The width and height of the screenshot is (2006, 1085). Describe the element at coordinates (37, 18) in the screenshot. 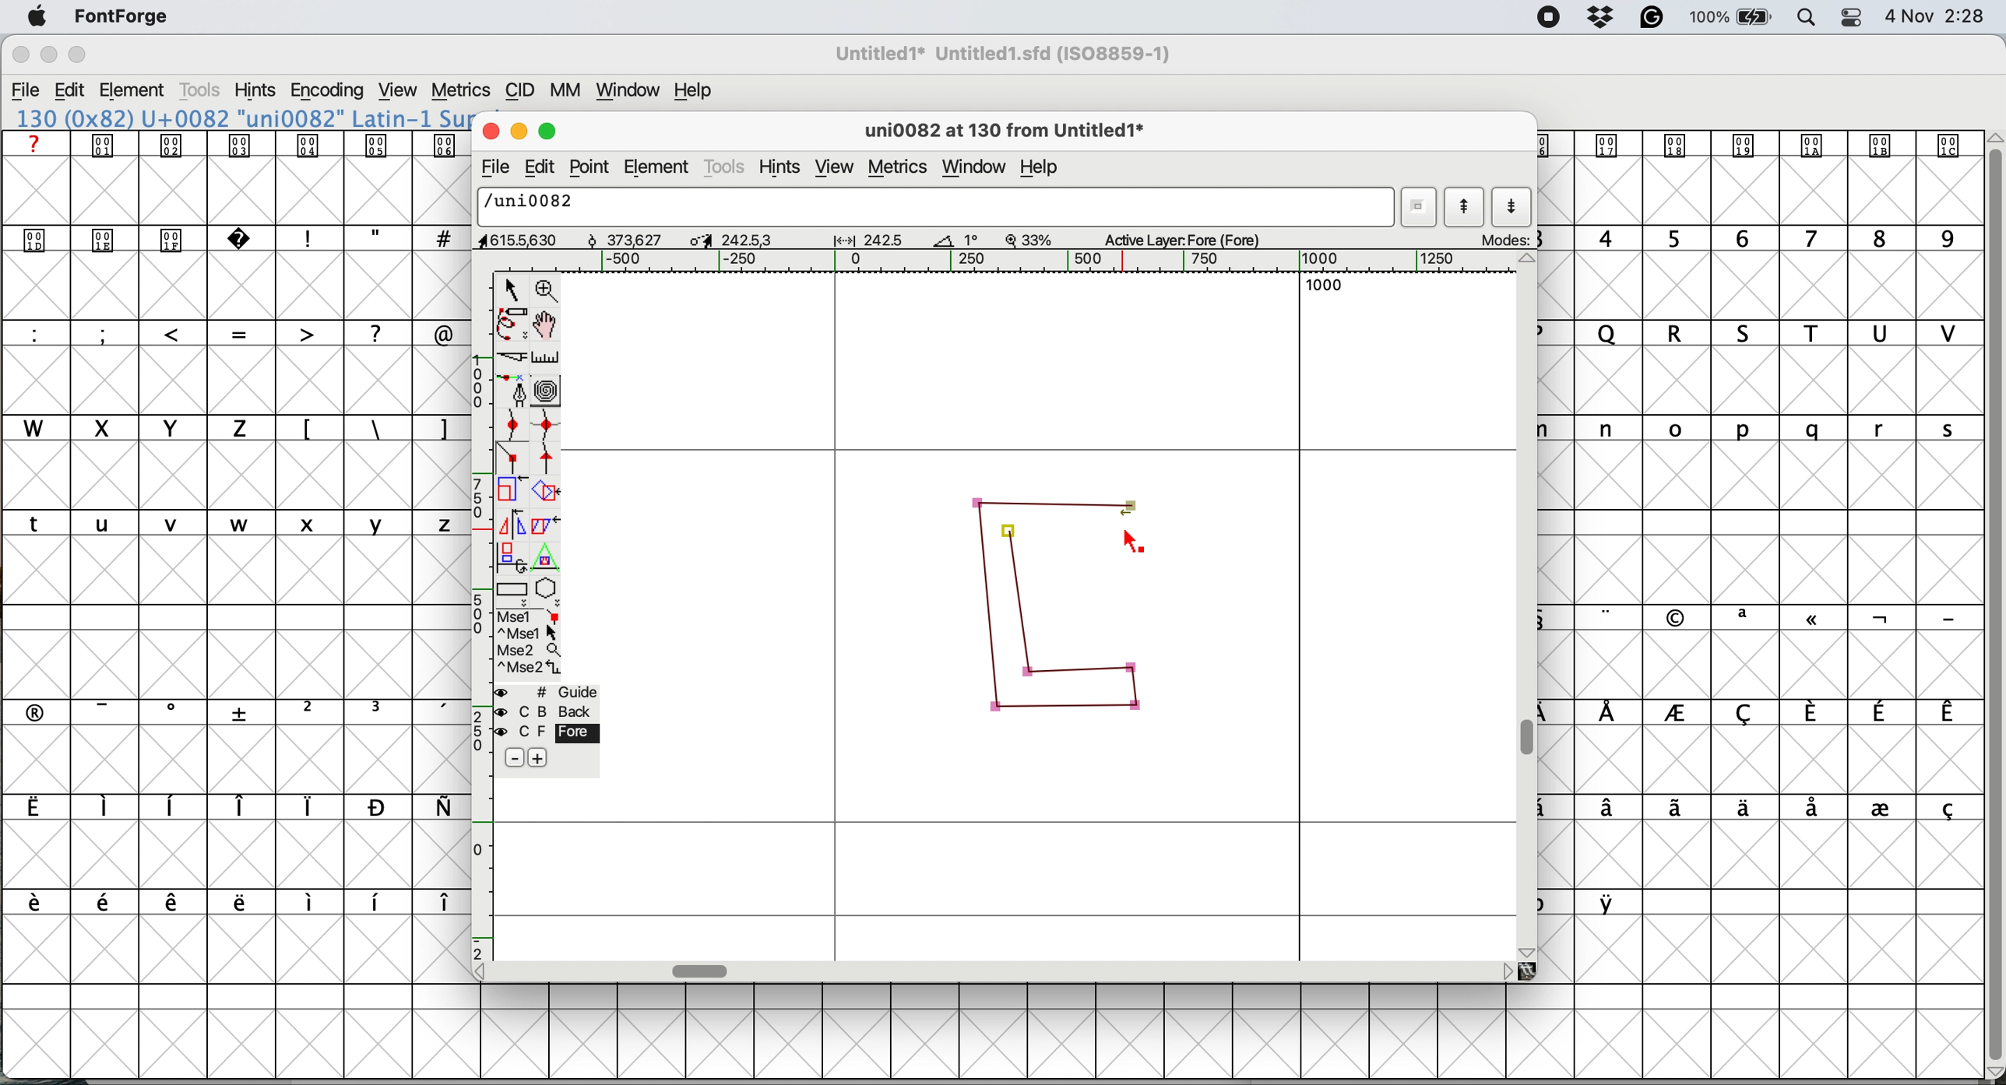

I see `system logo` at that location.